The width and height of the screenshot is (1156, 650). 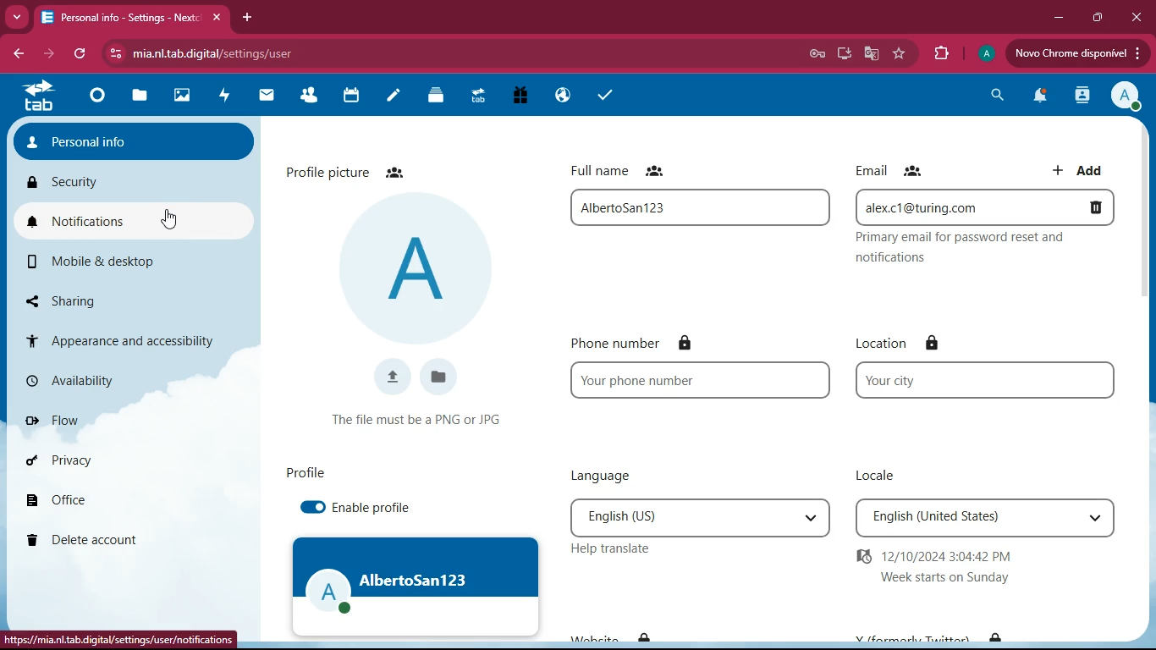 I want to click on help translate, so click(x=613, y=550).